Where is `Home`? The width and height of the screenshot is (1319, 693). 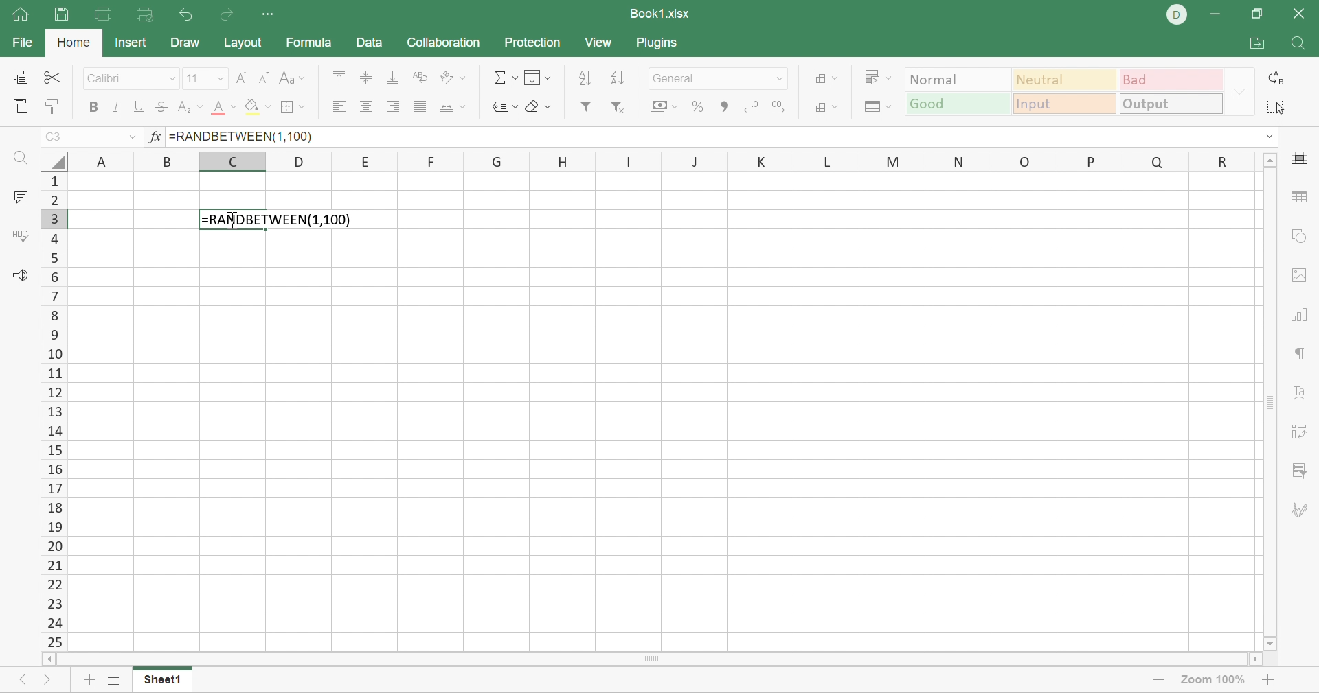
Home is located at coordinates (72, 42).